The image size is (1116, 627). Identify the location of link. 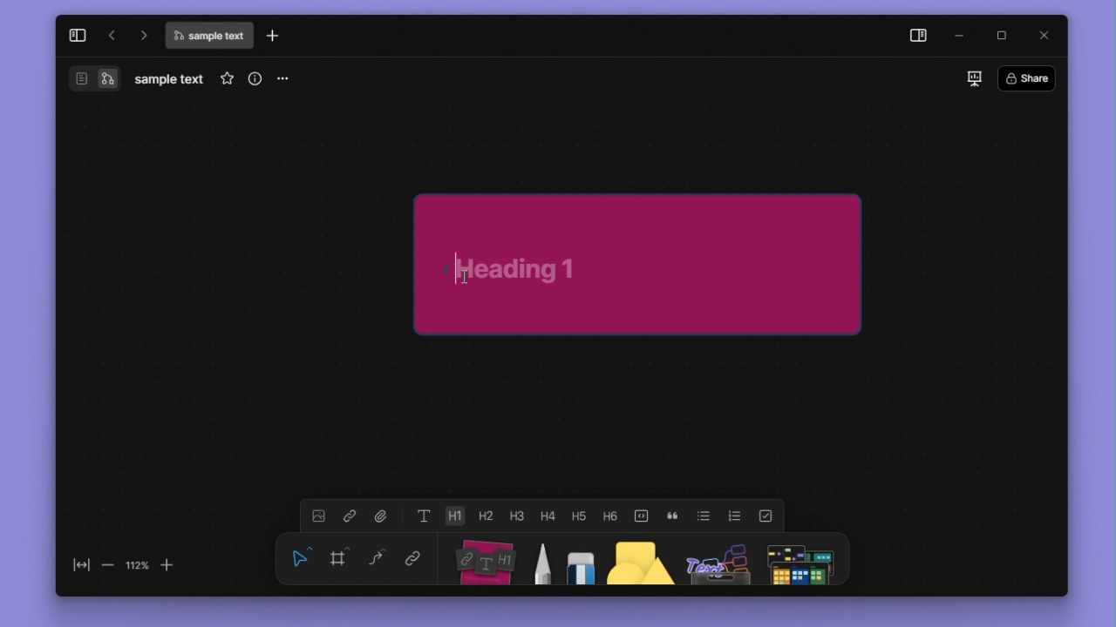
(350, 516).